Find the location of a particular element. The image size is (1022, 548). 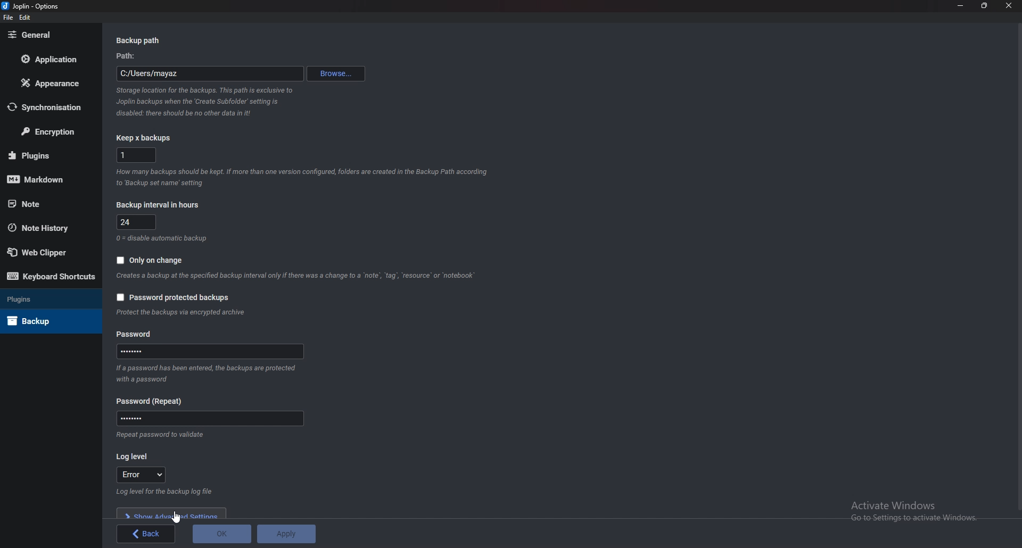

Info is located at coordinates (207, 102).